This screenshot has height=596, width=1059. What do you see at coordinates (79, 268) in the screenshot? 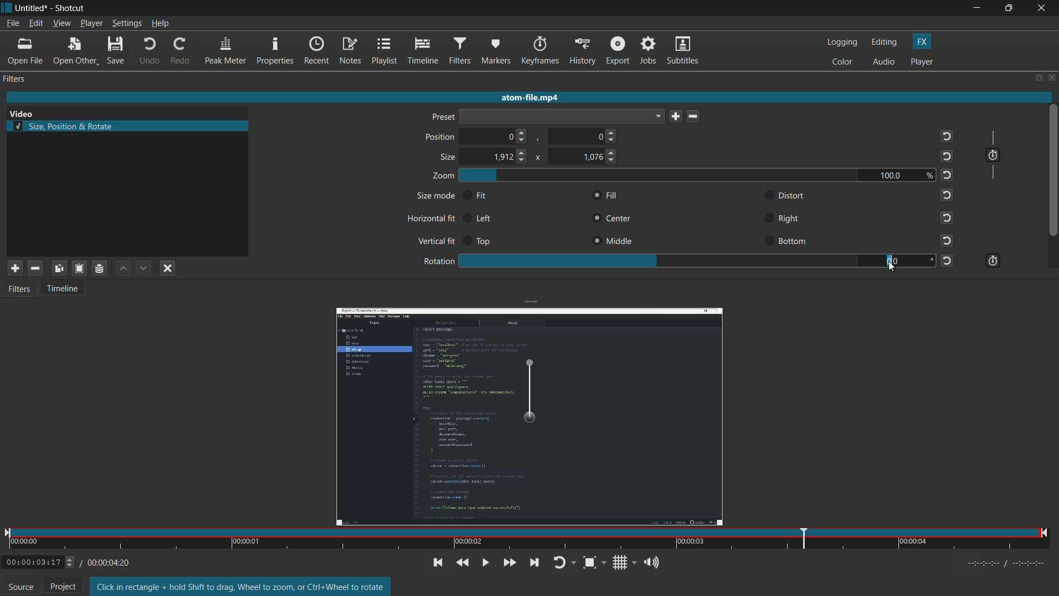
I see `paste filter` at bounding box center [79, 268].